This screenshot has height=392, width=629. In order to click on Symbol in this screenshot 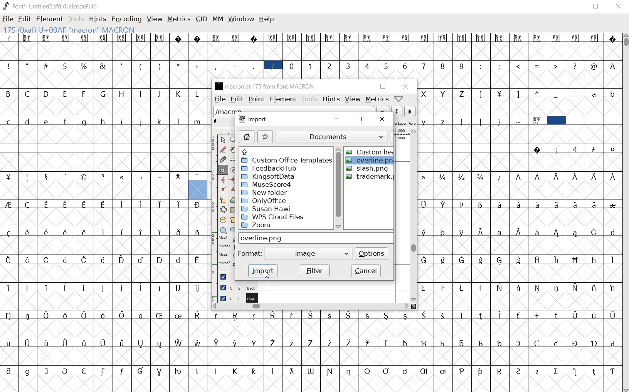, I will do `click(518, 260)`.